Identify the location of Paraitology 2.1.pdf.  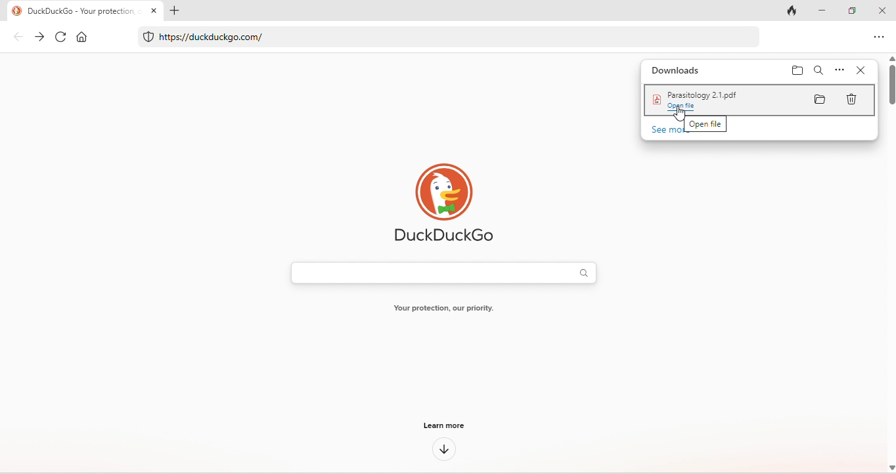
(721, 97).